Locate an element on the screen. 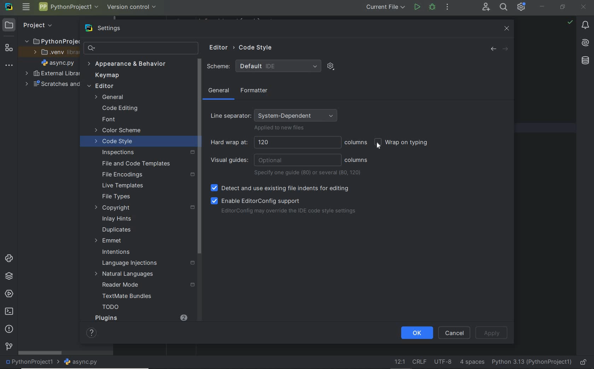 This screenshot has width=594, height=369. File and Code Templates is located at coordinates (133, 163).